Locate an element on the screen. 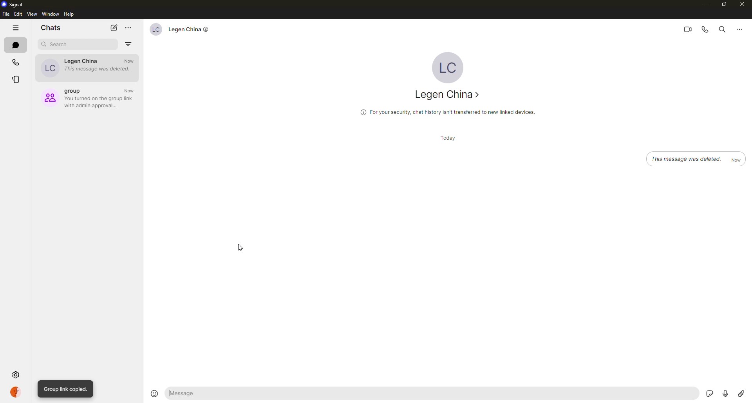  close is located at coordinates (742, 5).